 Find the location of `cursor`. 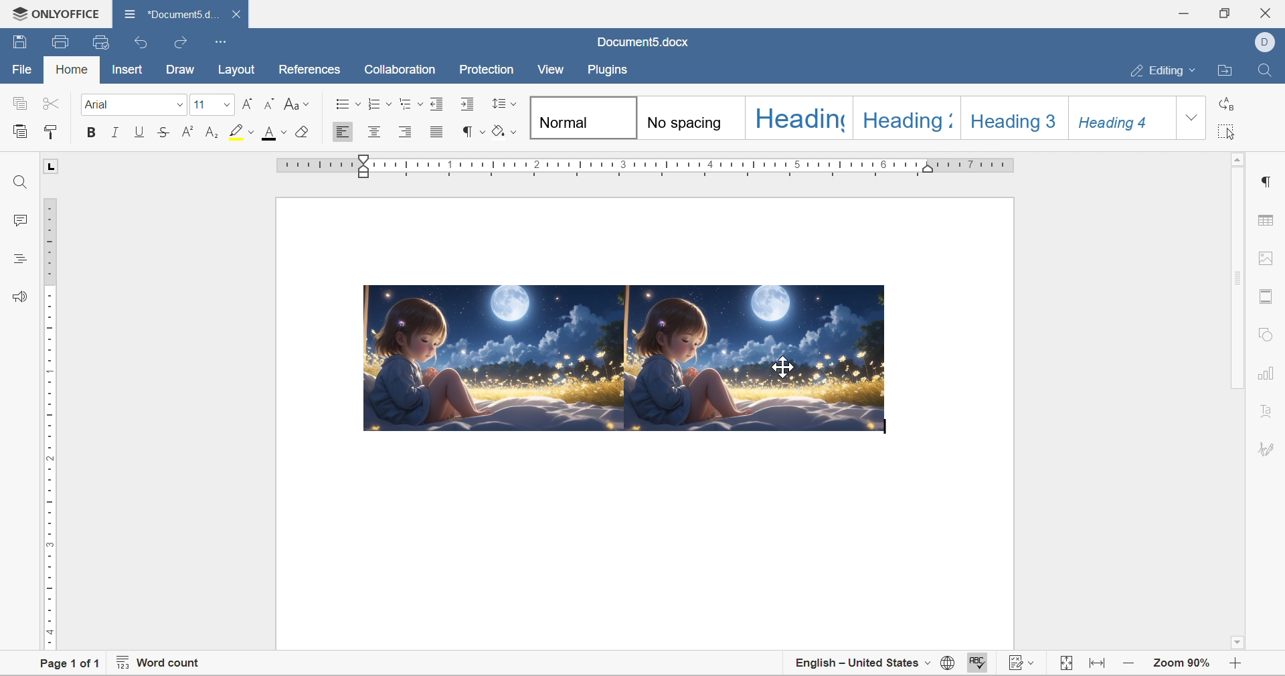

cursor is located at coordinates (784, 367).